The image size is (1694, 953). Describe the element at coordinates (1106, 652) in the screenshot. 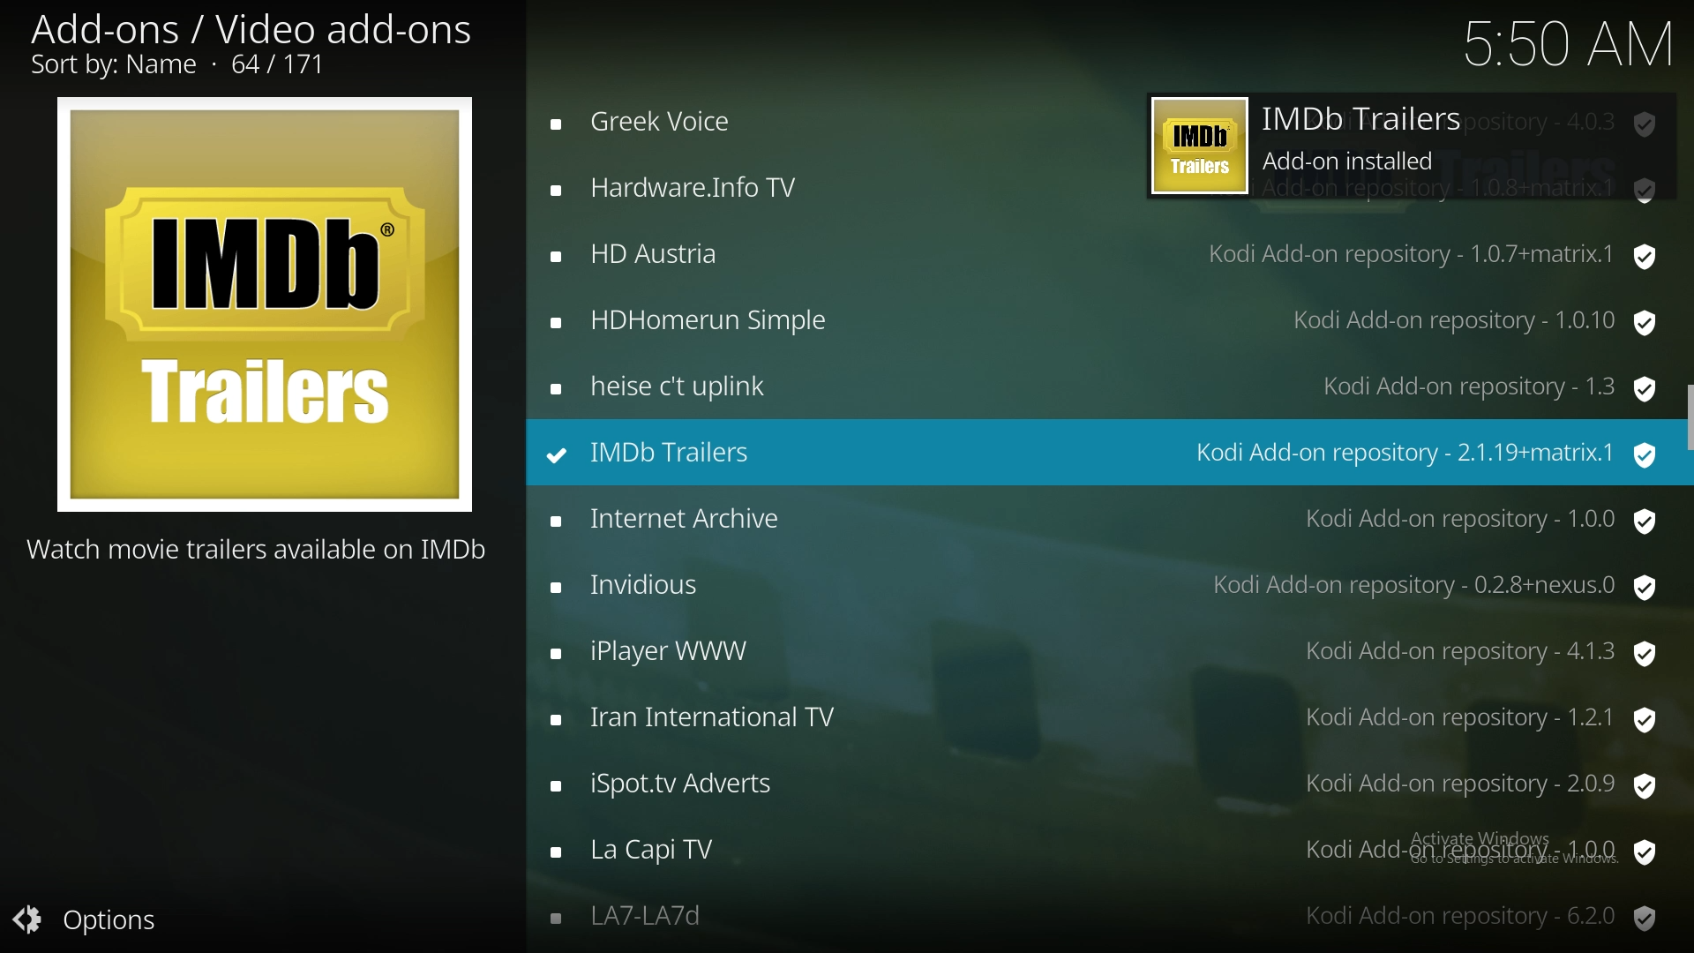

I see `add on` at that location.